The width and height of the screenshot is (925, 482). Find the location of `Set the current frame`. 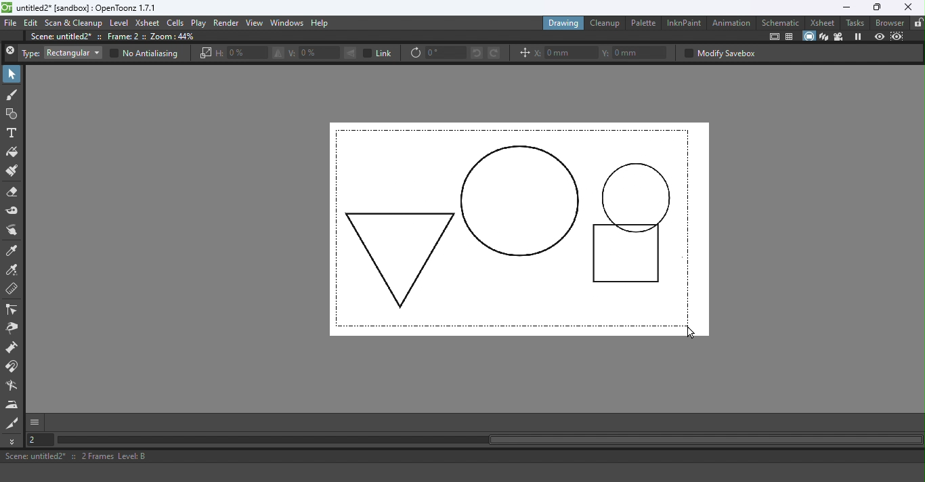

Set the current frame is located at coordinates (42, 441).